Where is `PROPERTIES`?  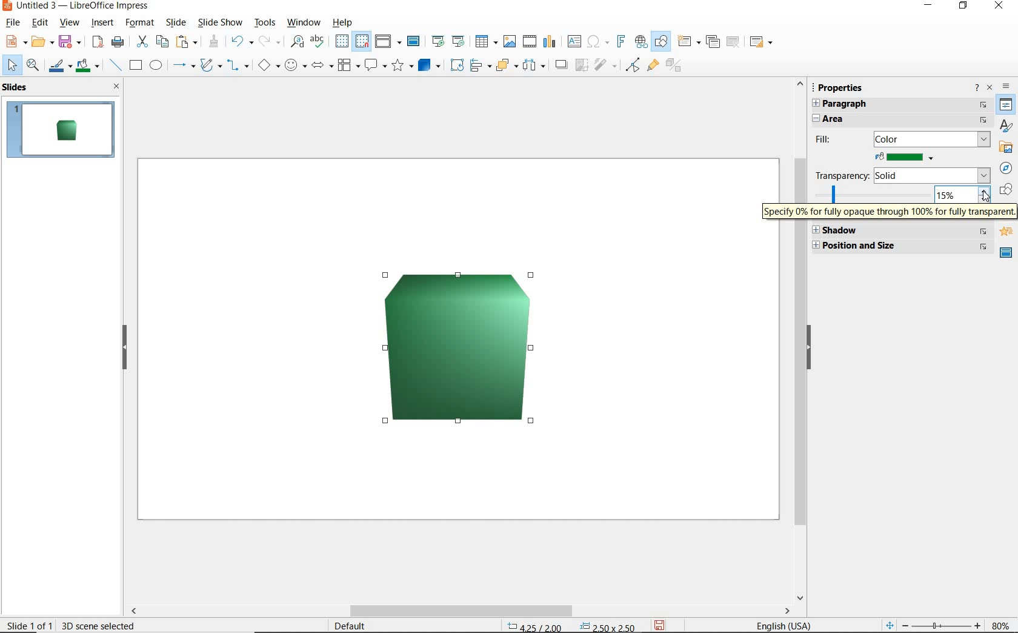
PROPERTIES is located at coordinates (1006, 105).